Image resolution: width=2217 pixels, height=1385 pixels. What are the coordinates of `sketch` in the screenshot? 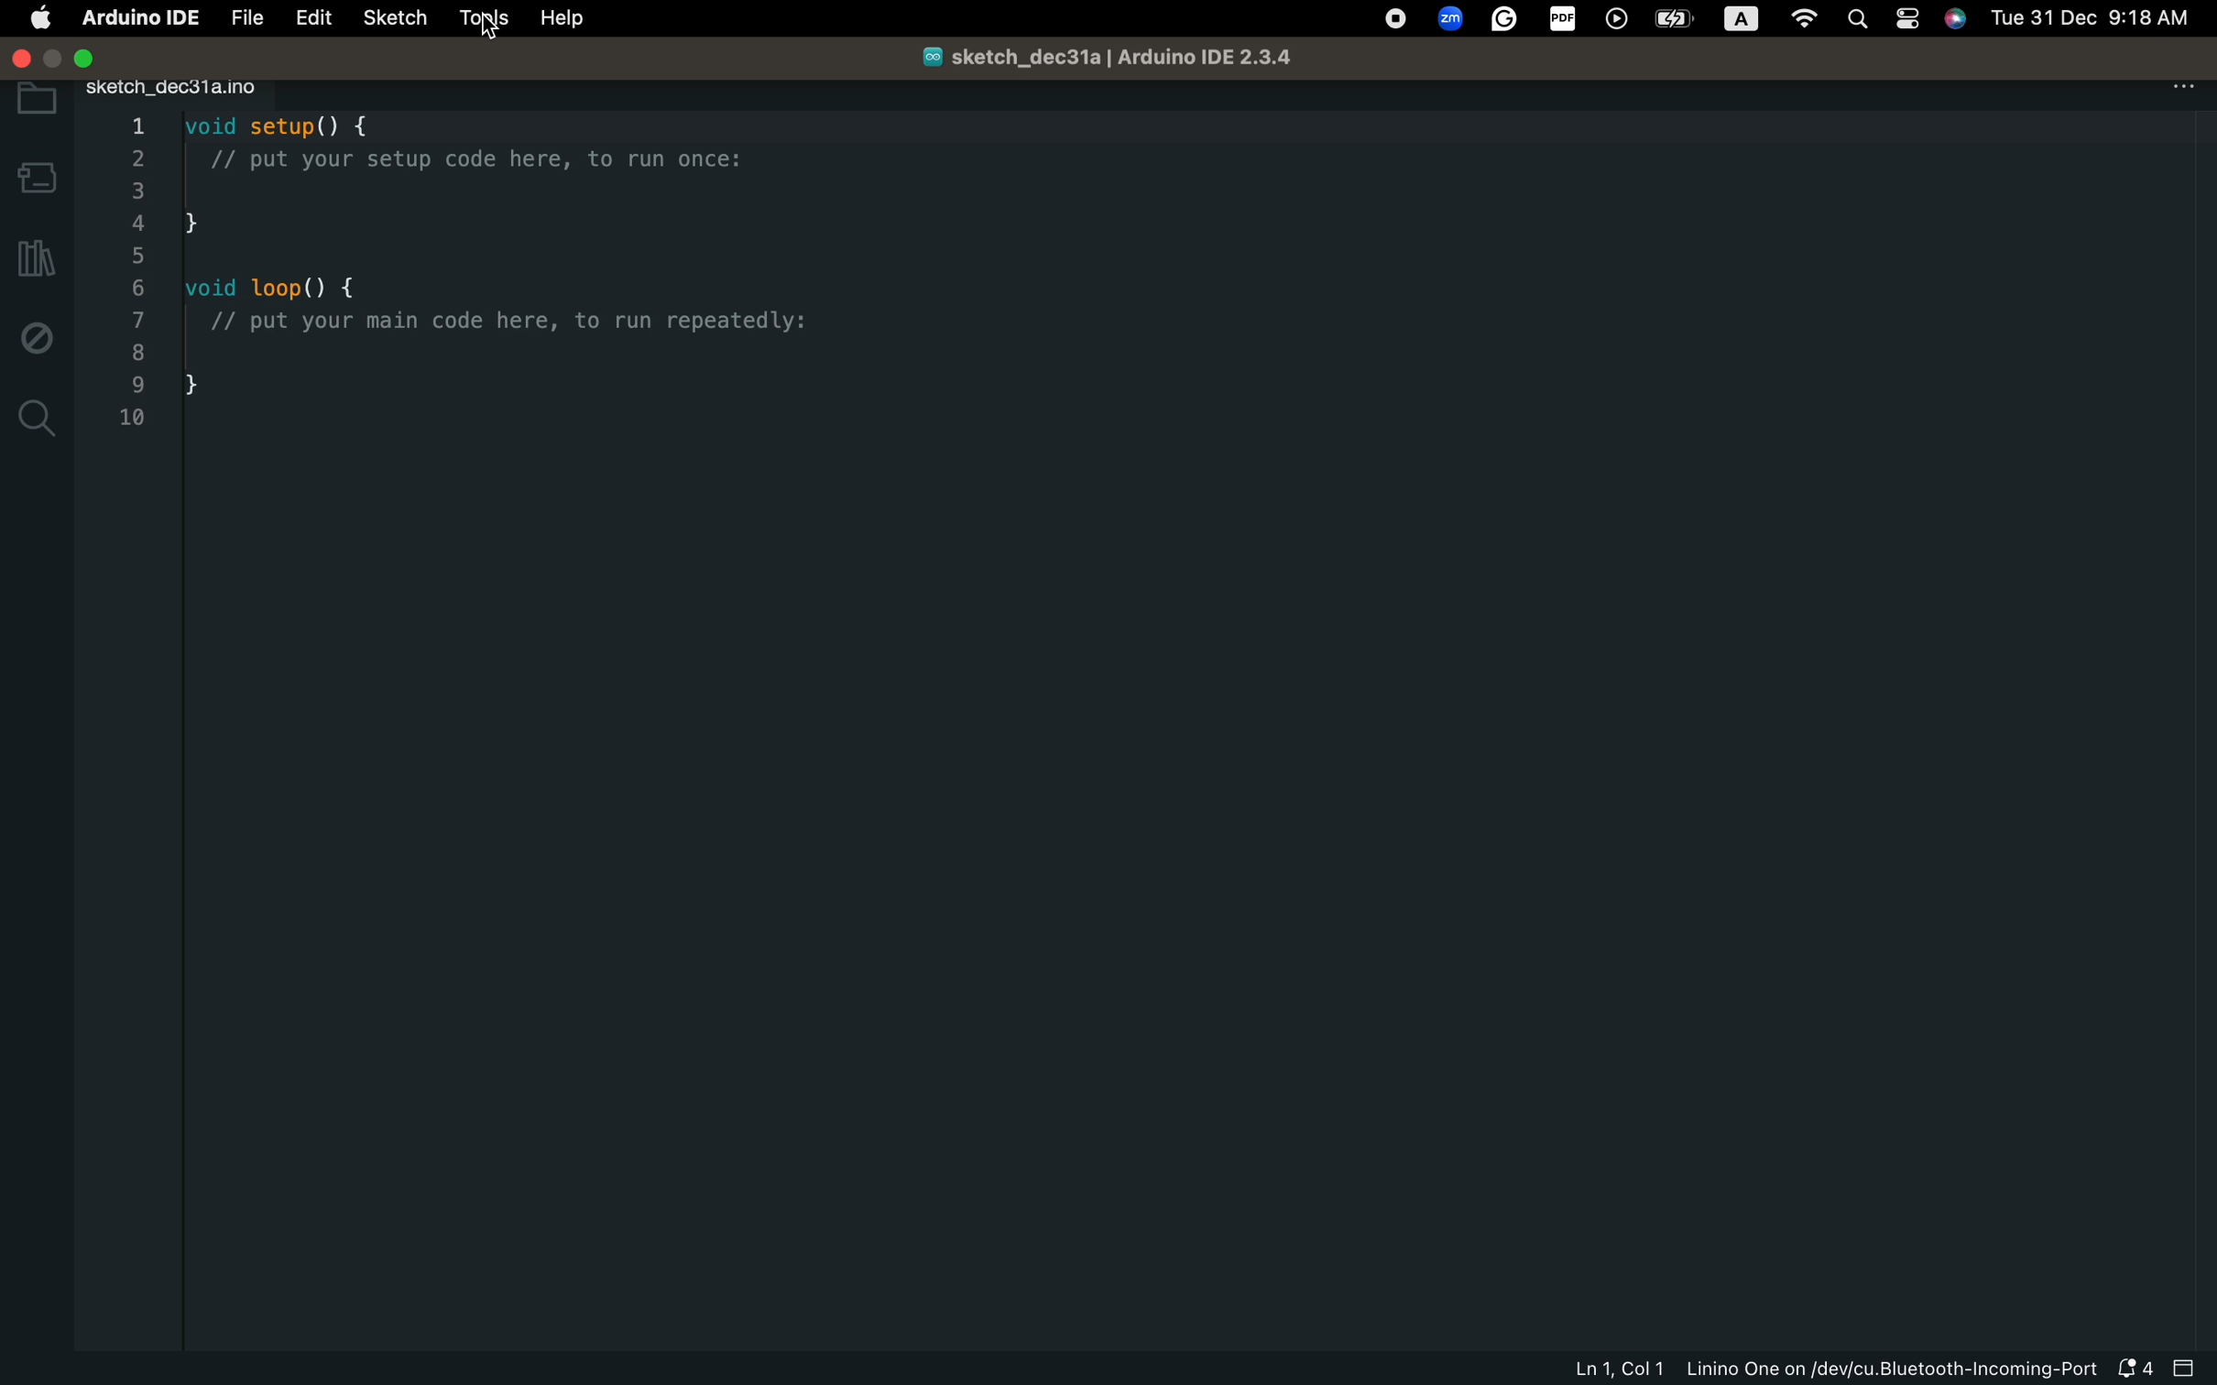 It's located at (388, 17).